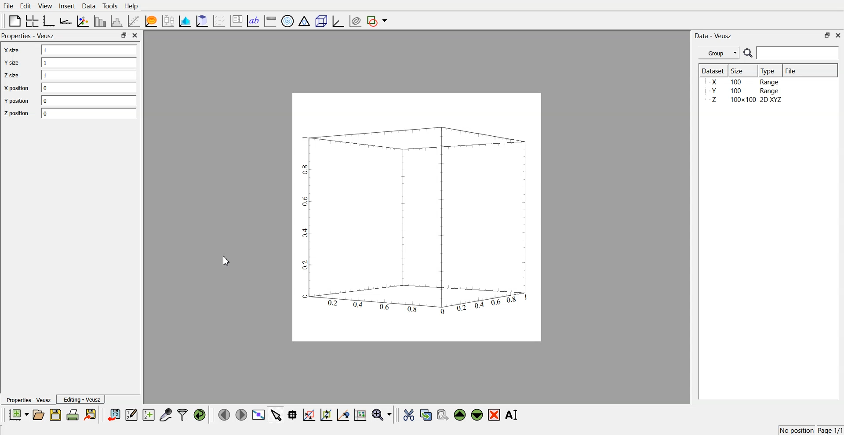 The image size is (844, 435). Describe the element at coordinates (135, 35) in the screenshot. I see `Close` at that location.